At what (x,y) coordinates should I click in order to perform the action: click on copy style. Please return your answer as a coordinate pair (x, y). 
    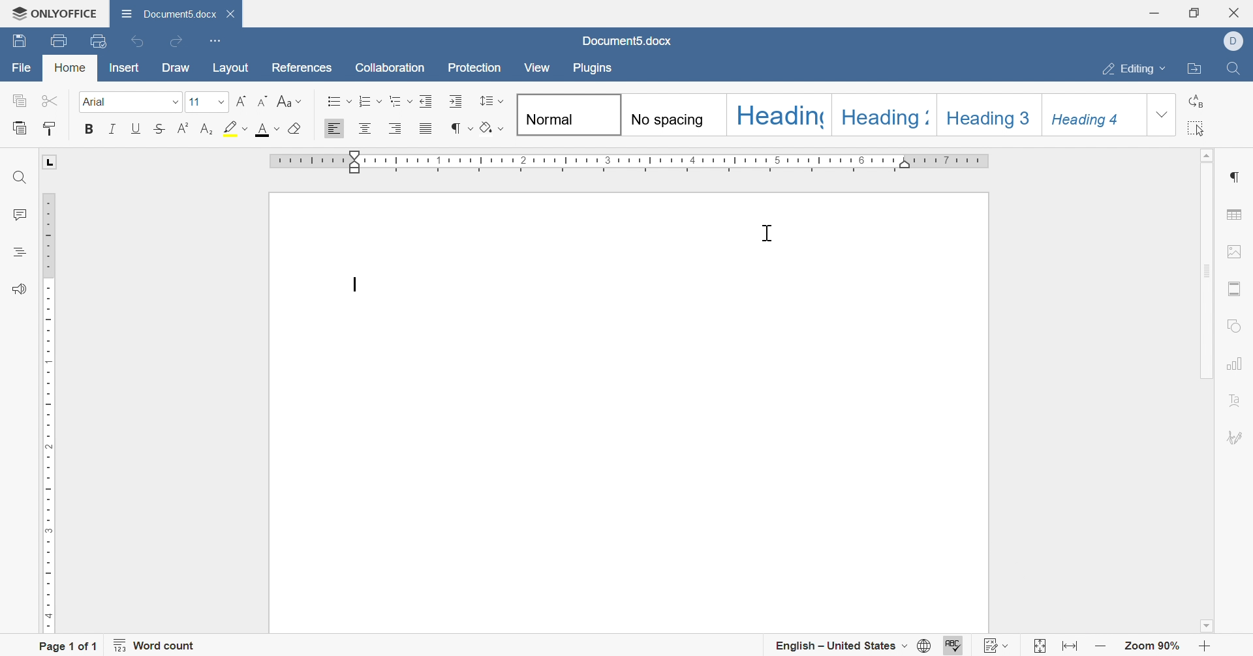
    Looking at the image, I should click on (51, 127).